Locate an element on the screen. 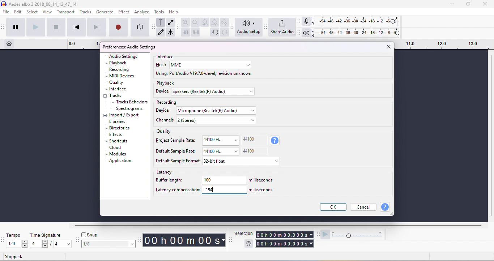  import/export is located at coordinates (125, 115).